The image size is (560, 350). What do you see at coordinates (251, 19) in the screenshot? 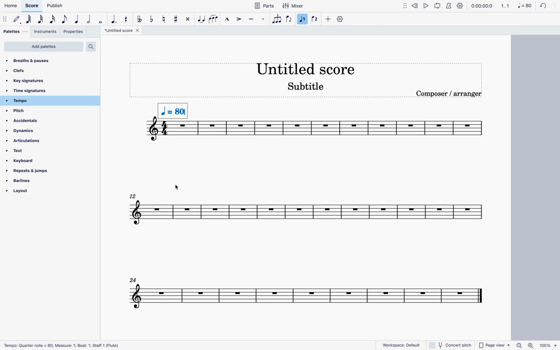
I see `tenuto` at bounding box center [251, 19].